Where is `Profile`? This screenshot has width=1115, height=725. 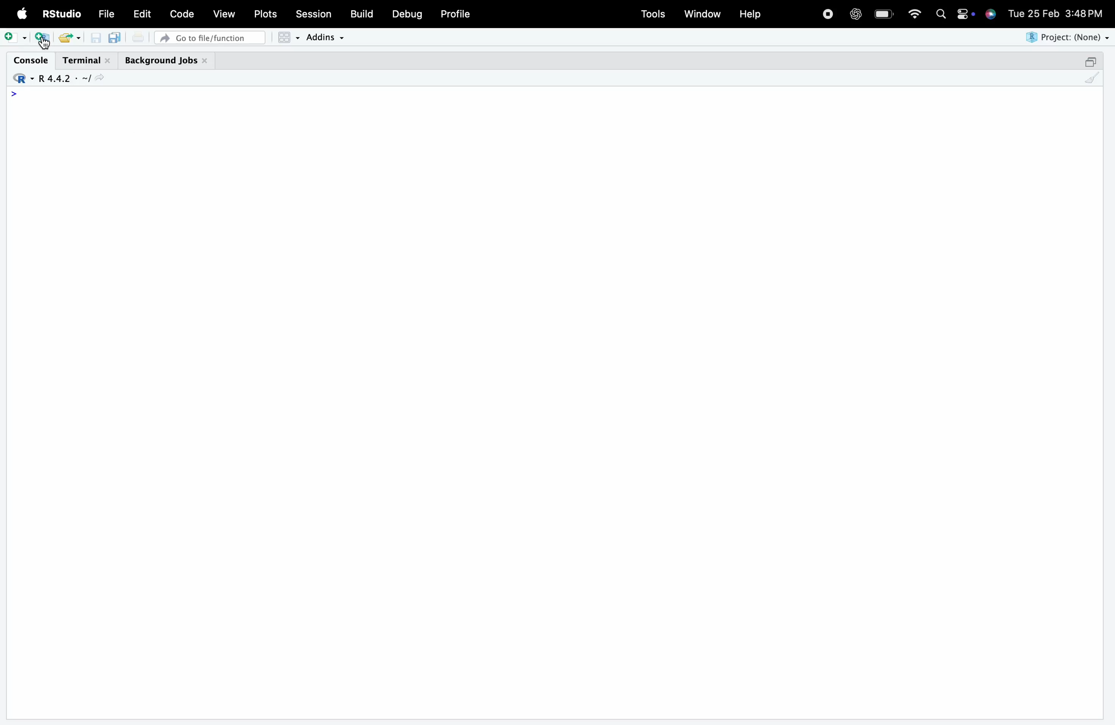
Profile is located at coordinates (456, 14).